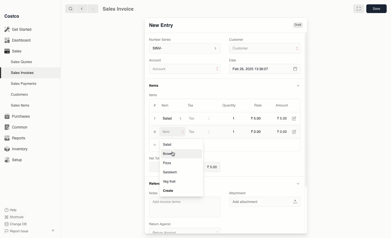 This screenshot has height=238, width=391. Describe the element at coordinates (172, 182) in the screenshot. I see `Veg thall` at that location.